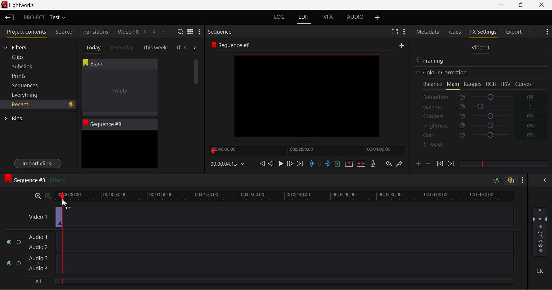 The image size is (552, 290). I want to click on Saturation, so click(480, 96).